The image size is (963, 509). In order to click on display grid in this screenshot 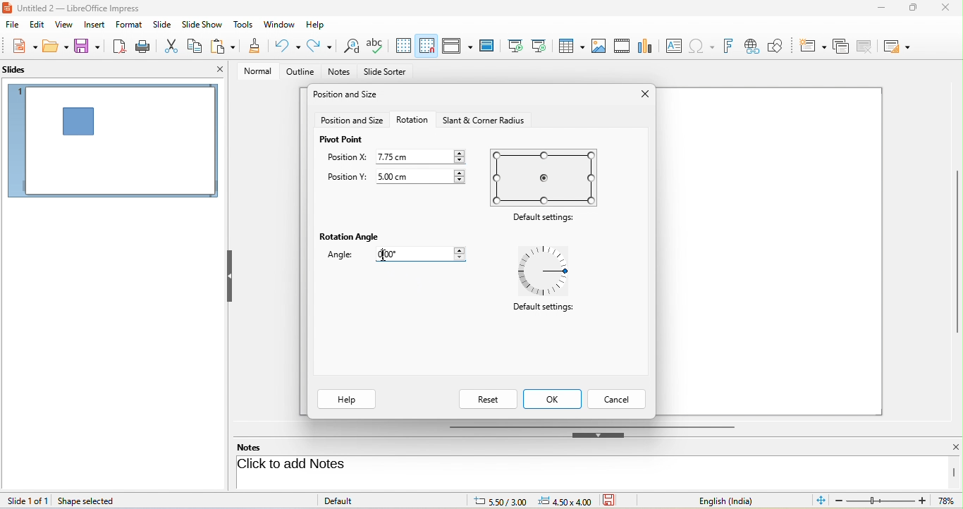, I will do `click(403, 46)`.